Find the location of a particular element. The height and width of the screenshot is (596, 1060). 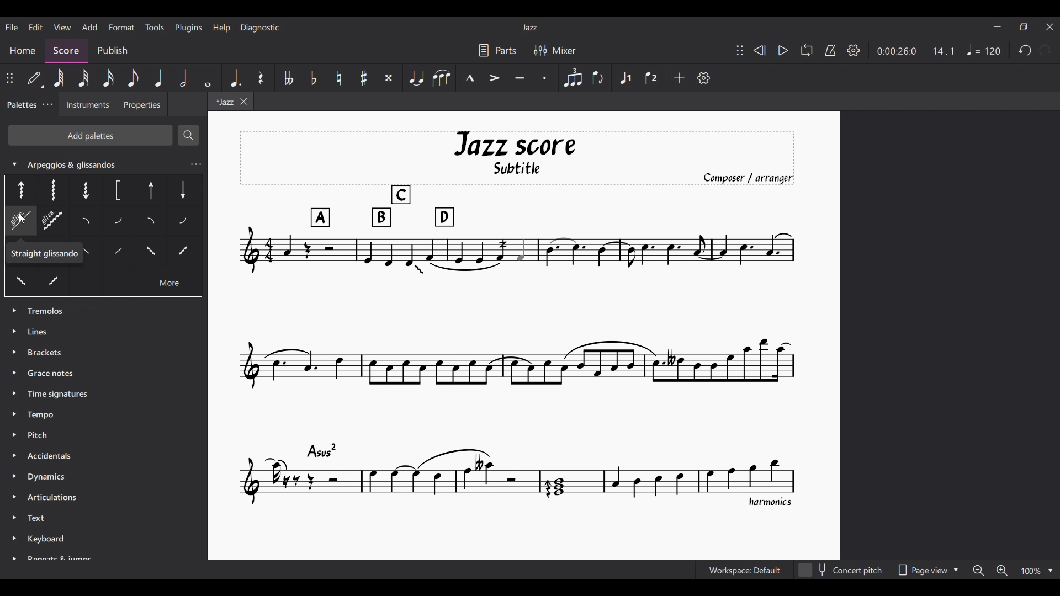

Properties is located at coordinates (141, 105).